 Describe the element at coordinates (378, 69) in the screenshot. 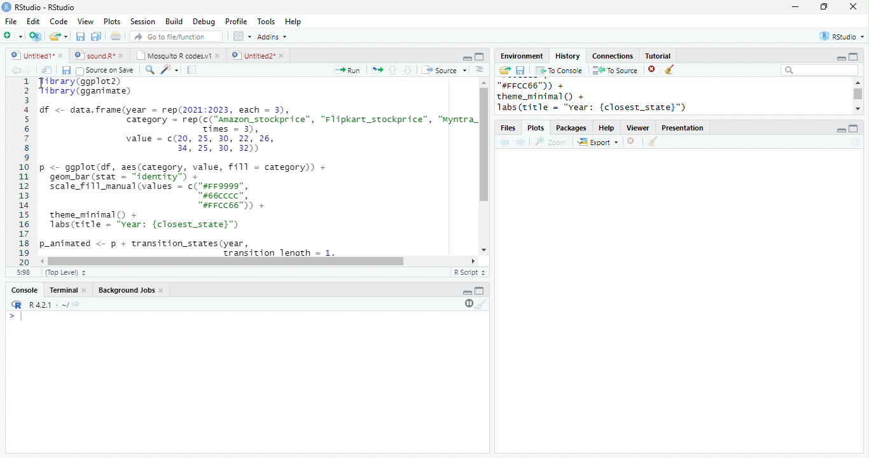

I see `rerun` at that location.